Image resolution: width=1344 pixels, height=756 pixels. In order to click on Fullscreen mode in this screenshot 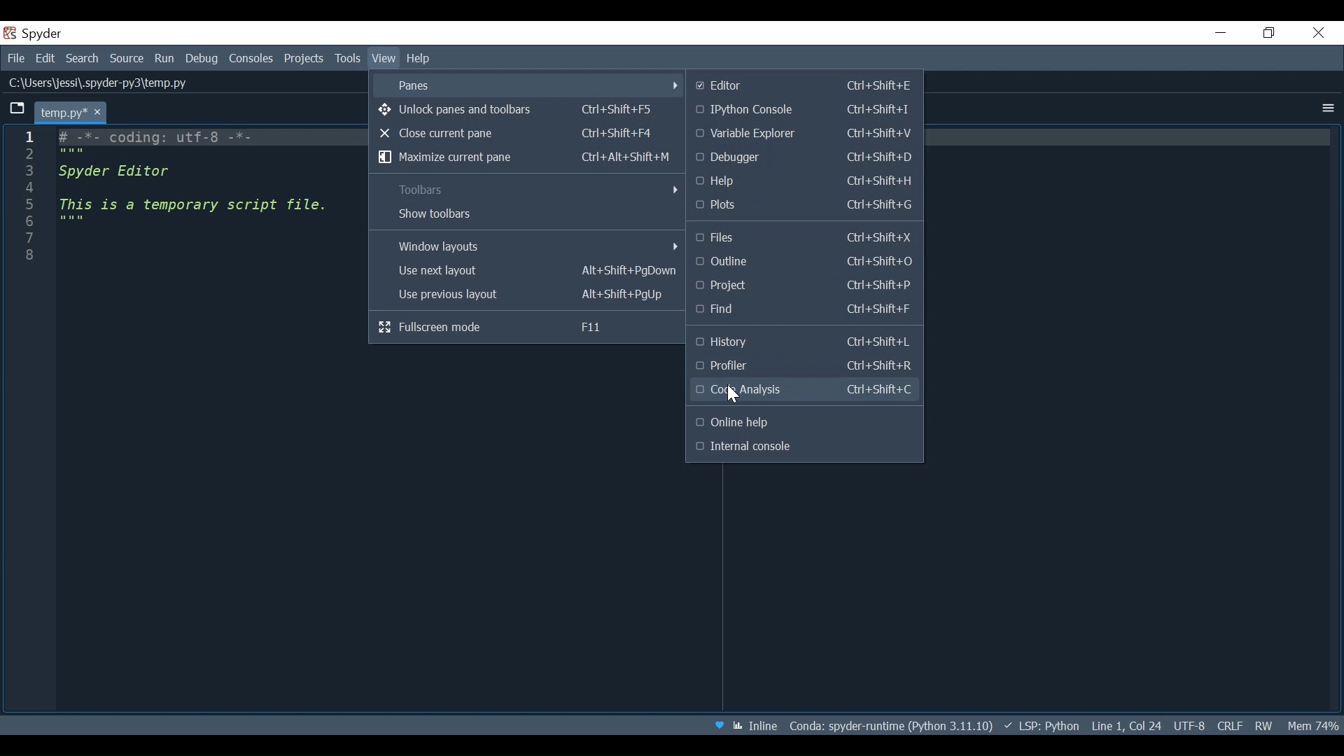, I will do `click(530, 325)`.